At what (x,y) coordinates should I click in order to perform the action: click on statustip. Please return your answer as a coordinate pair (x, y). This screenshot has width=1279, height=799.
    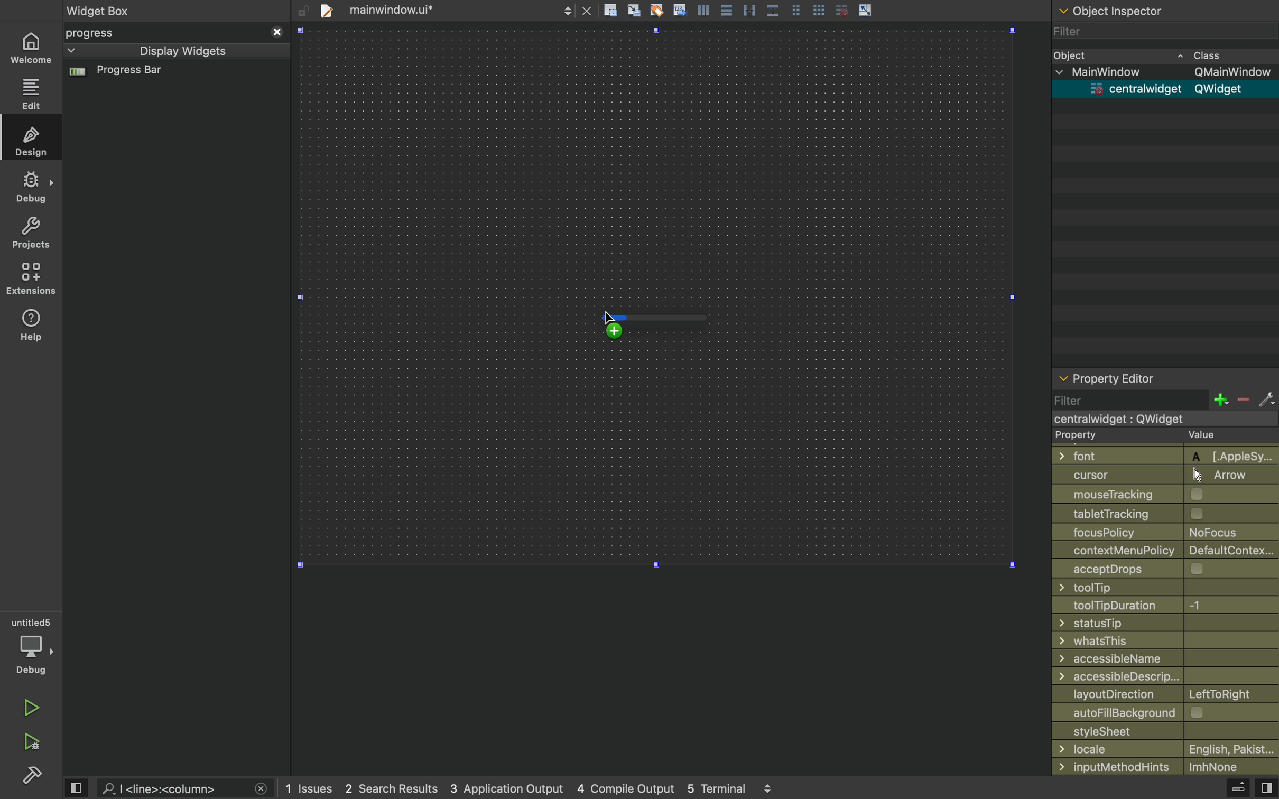
    Looking at the image, I should click on (1161, 623).